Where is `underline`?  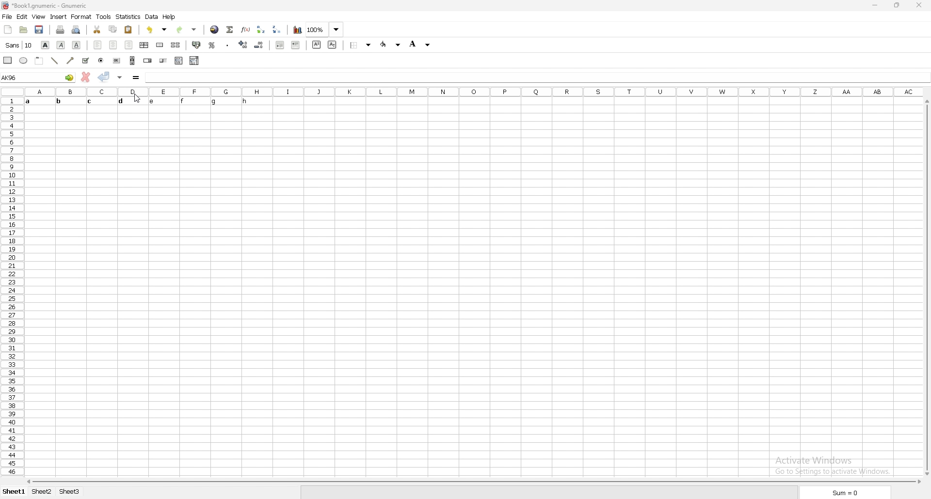 underline is located at coordinates (77, 45).